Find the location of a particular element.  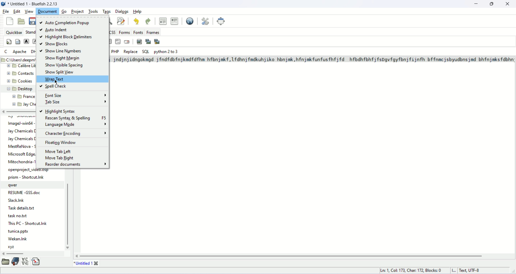

quickbar is located at coordinates (14, 32).